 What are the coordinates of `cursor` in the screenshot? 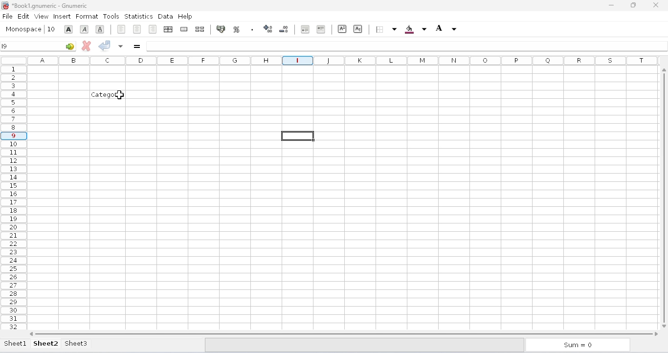 It's located at (119, 95).